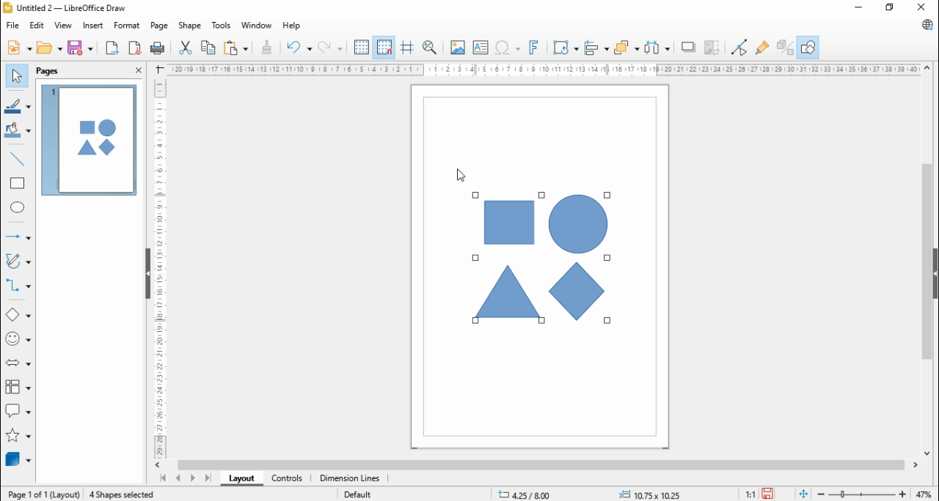 This screenshot has width=939, height=501. What do you see at coordinates (158, 26) in the screenshot?
I see `page` at bounding box center [158, 26].